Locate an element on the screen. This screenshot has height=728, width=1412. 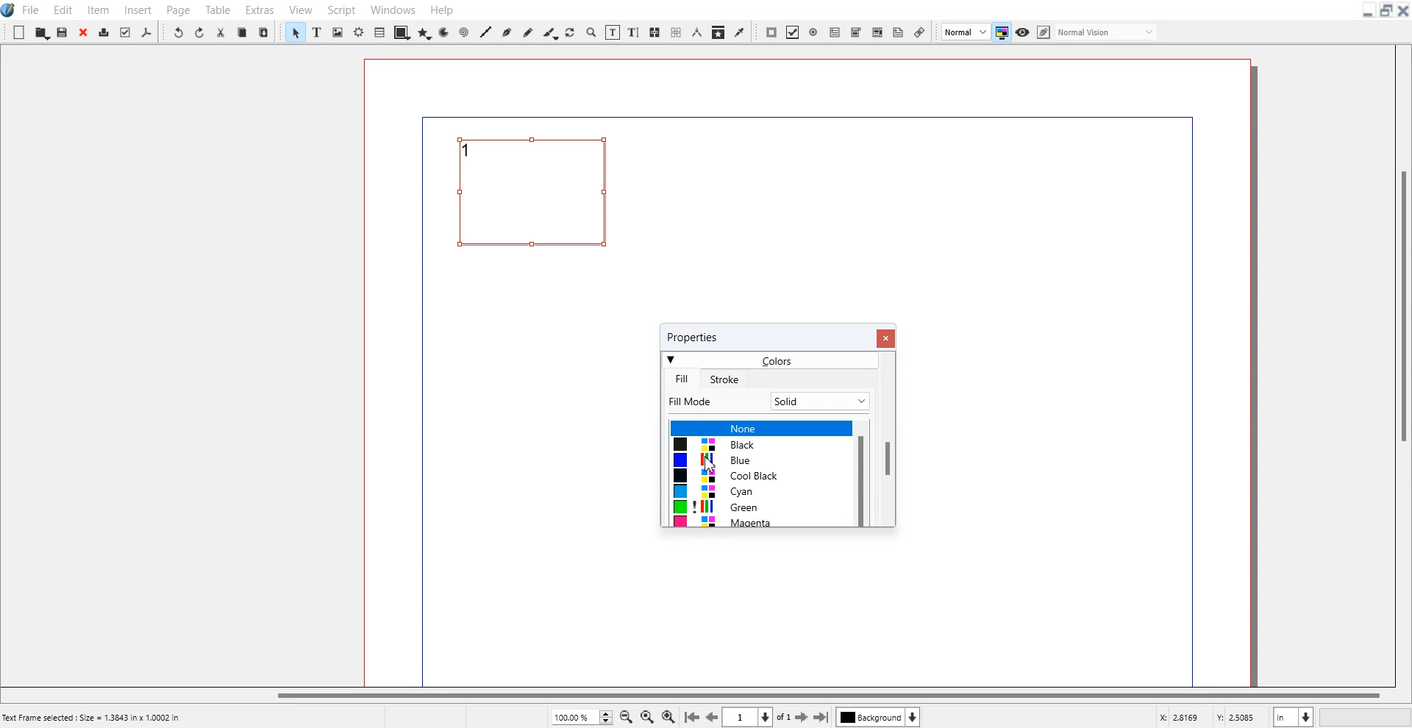
Vertical Scroll bar is located at coordinates (1402, 363).